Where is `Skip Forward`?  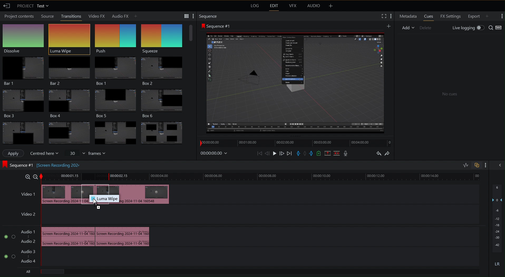
Skip Forward is located at coordinates (289, 154).